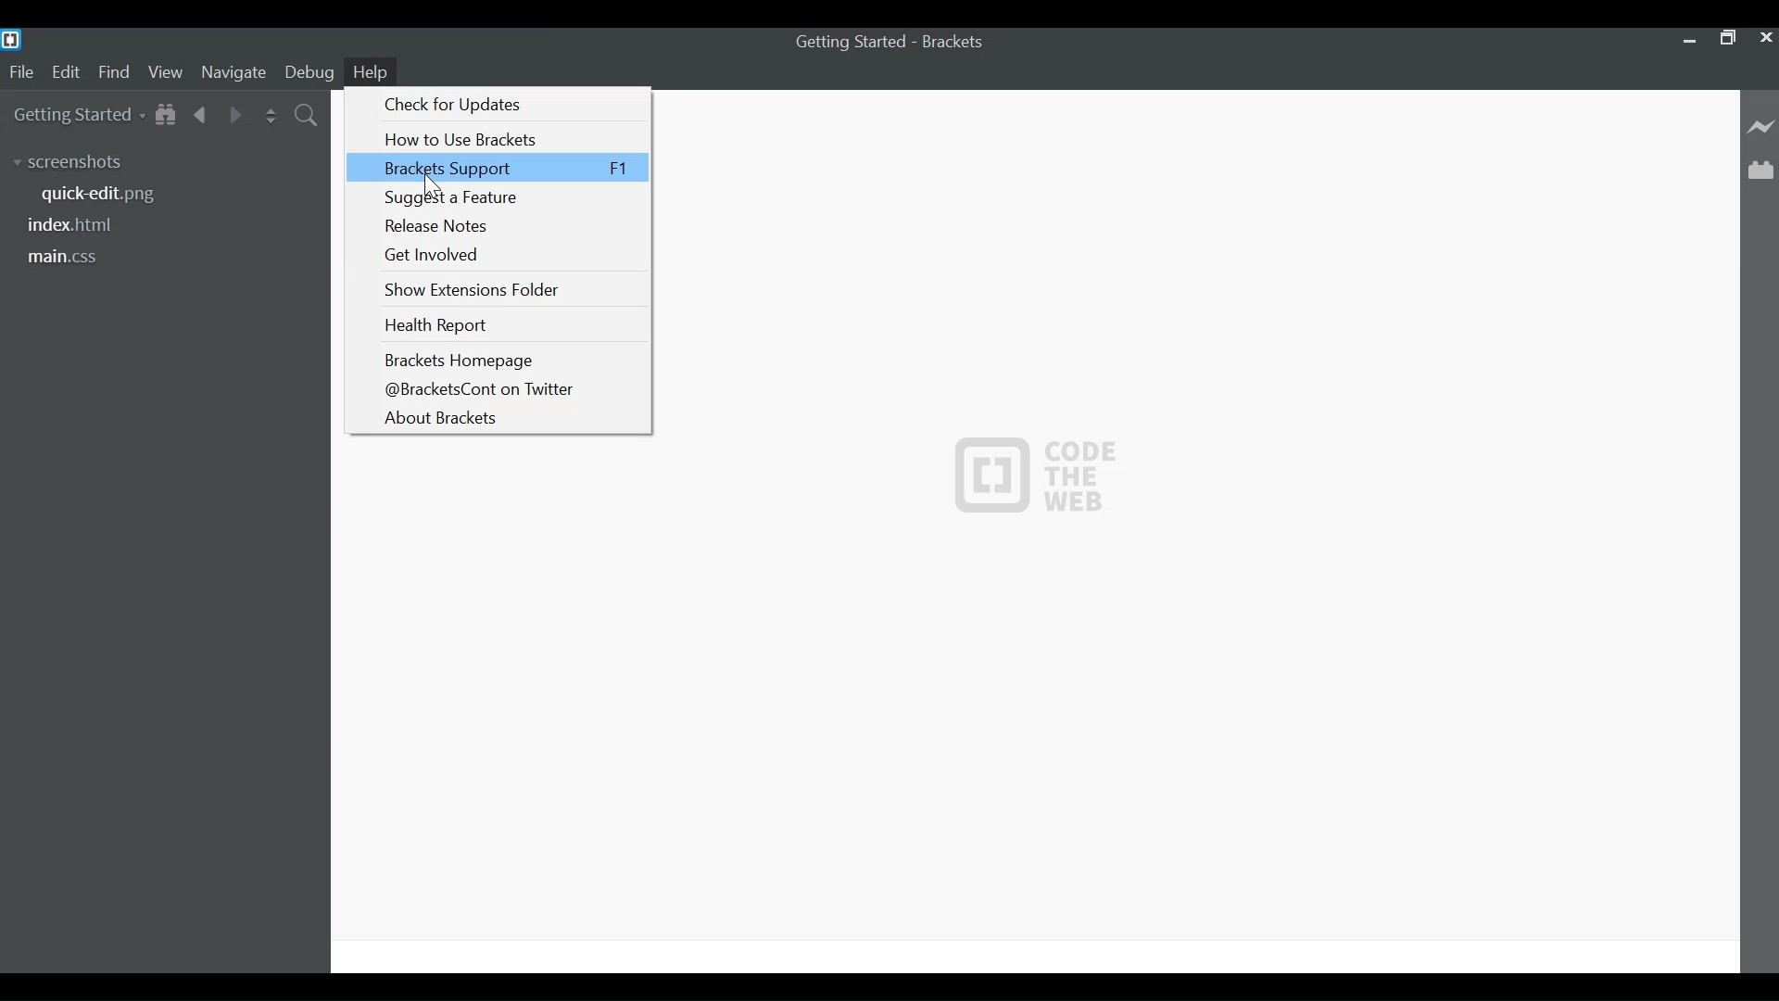 This screenshot has width=1779, height=1001. I want to click on Find in Files, so click(308, 114).